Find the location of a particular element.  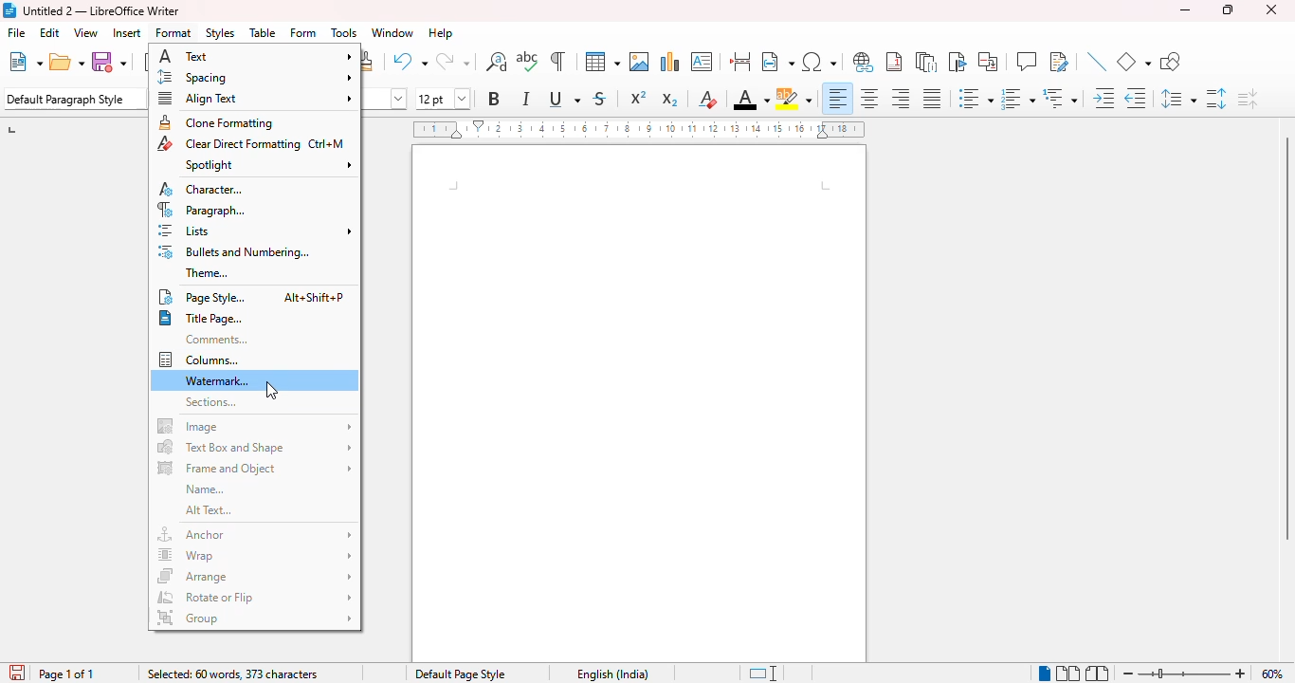

lists is located at coordinates (256, 231).